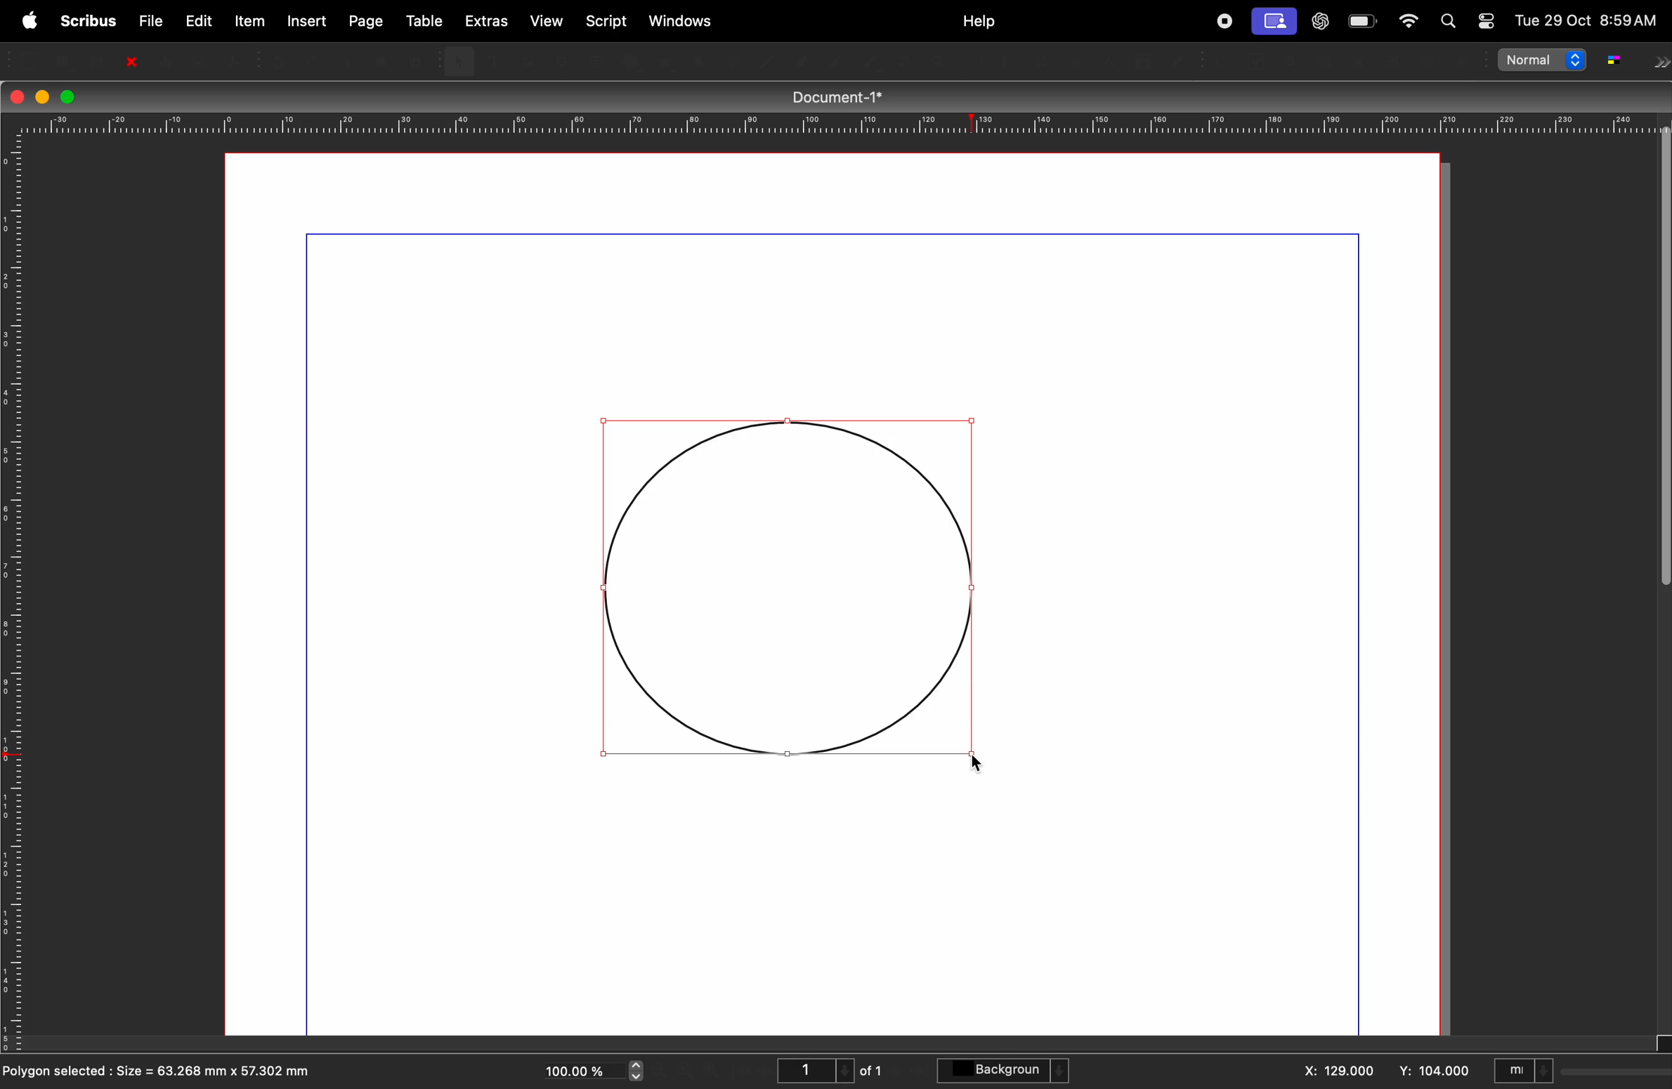  What do you see at coordinates (315, 59) in the screenshot?
I see `Redo` at bounding box center [315, 59].